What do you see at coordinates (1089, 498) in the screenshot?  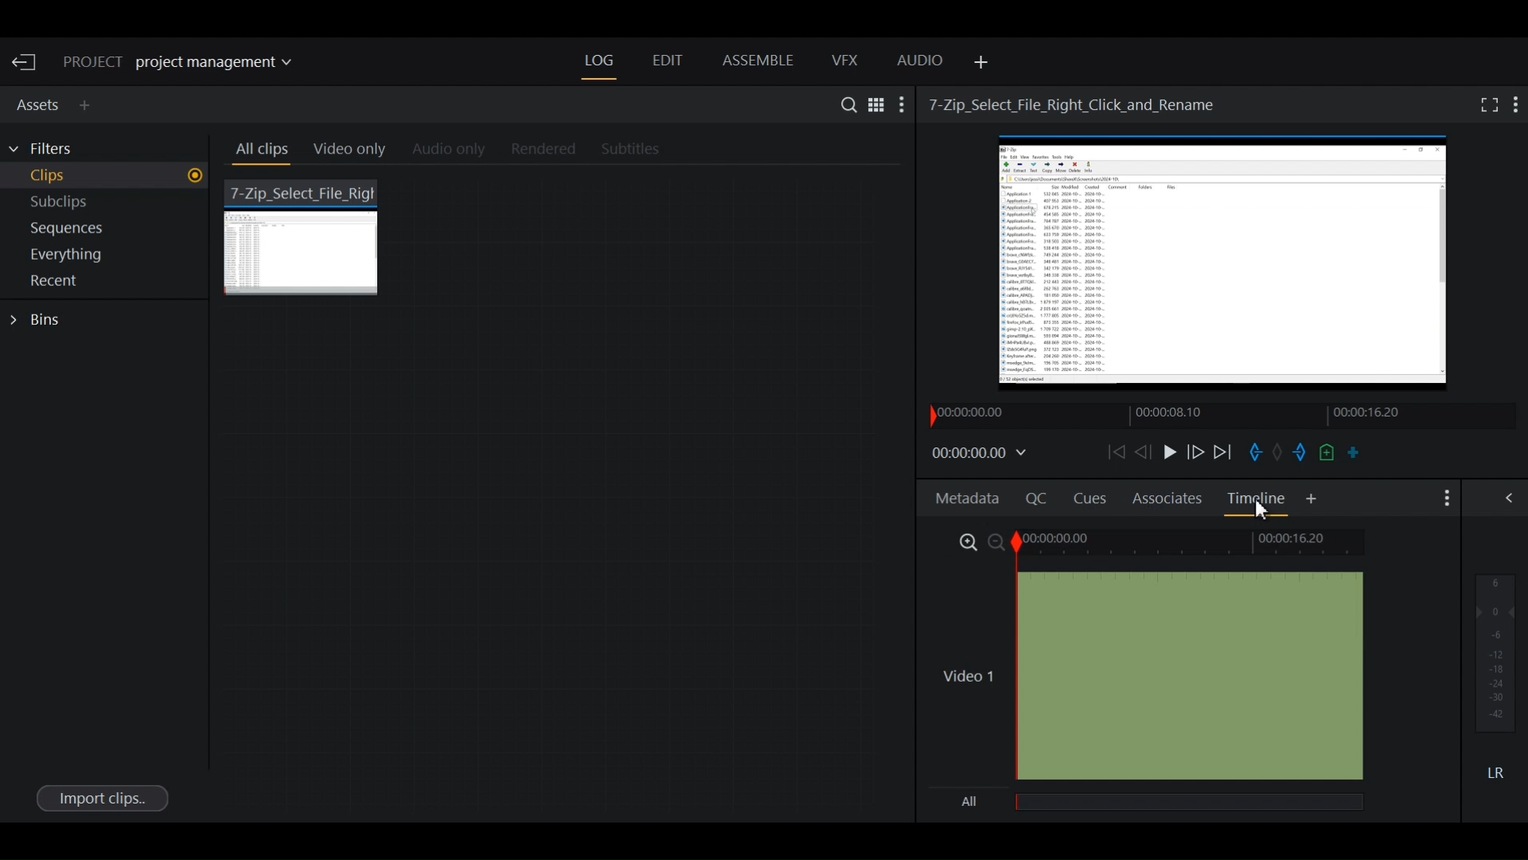 I see `Cues` at bounding box center [1089, 498].